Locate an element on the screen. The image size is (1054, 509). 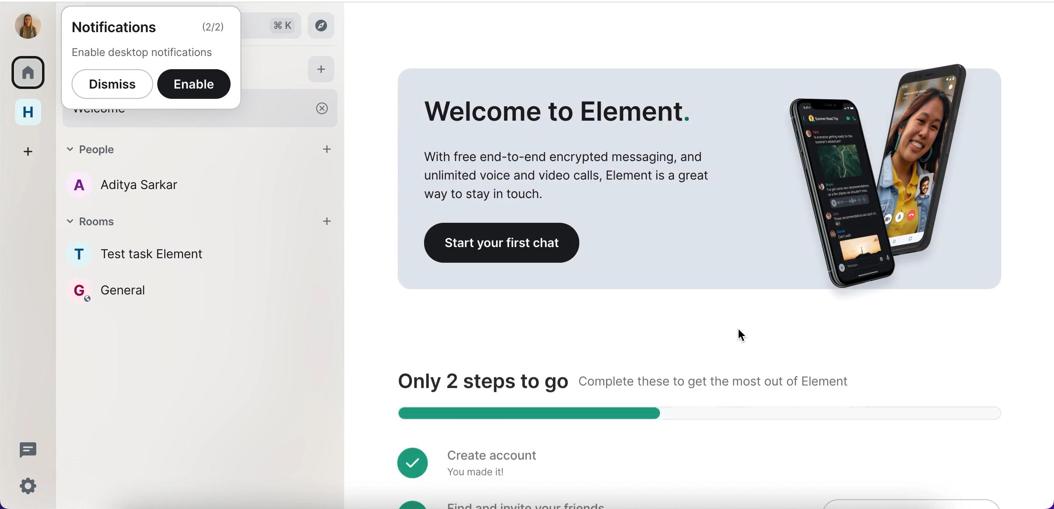
add is located at coordinates (329, 149).